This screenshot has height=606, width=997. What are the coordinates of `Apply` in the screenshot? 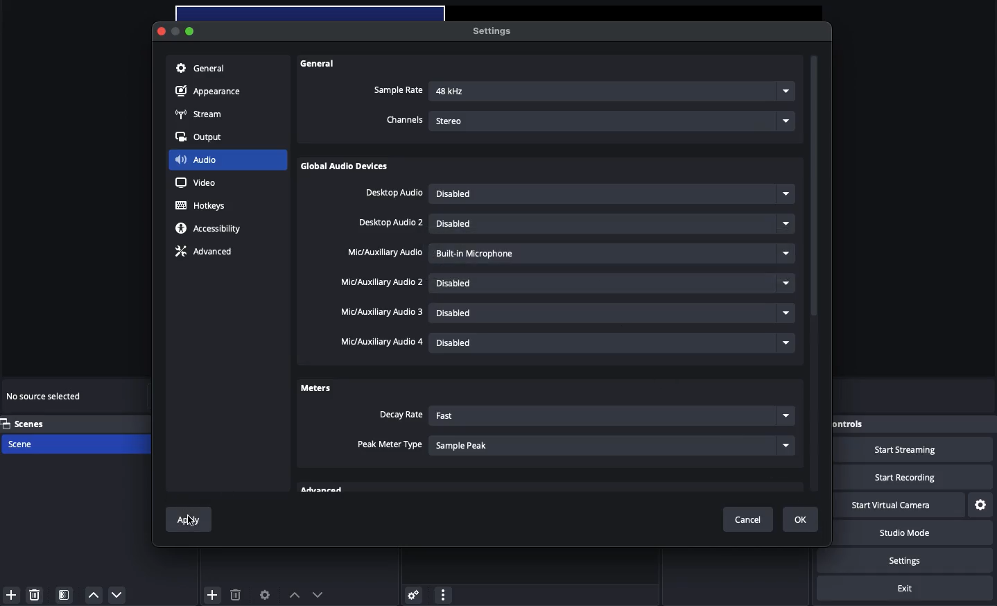 It's located at (191, 523).